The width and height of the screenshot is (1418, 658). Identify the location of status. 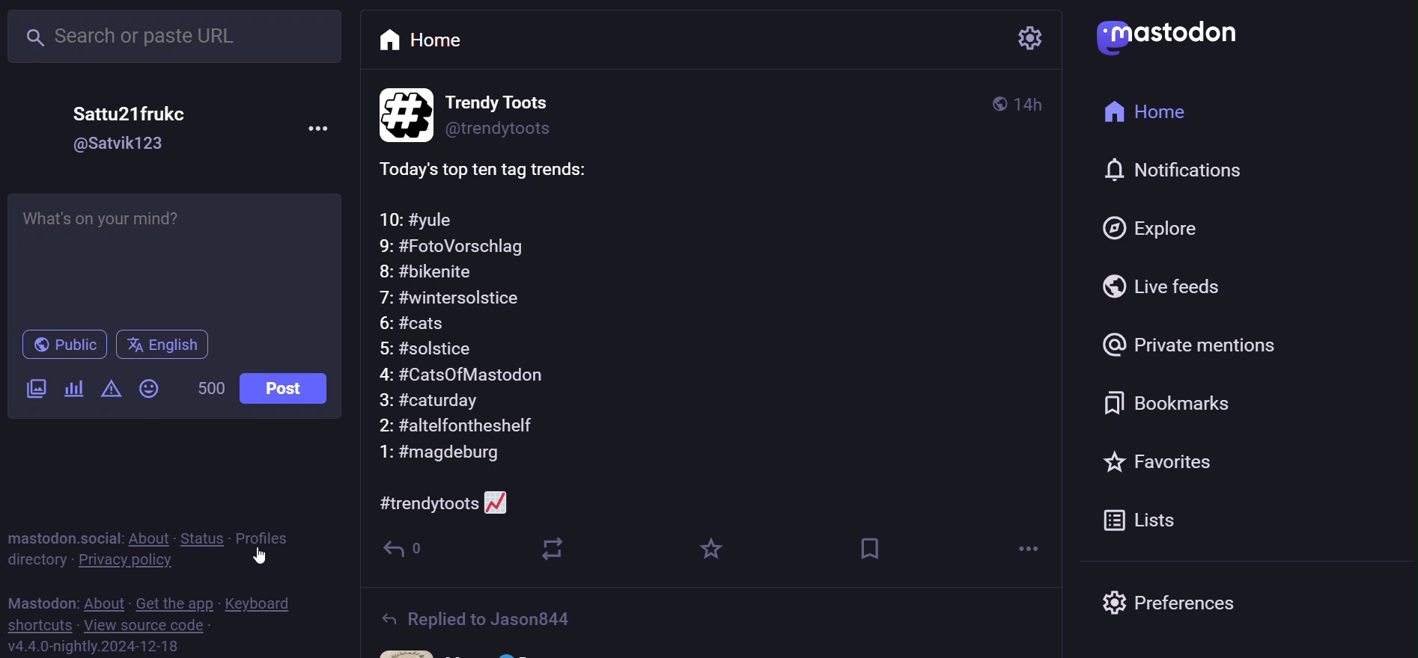
(198, 536).